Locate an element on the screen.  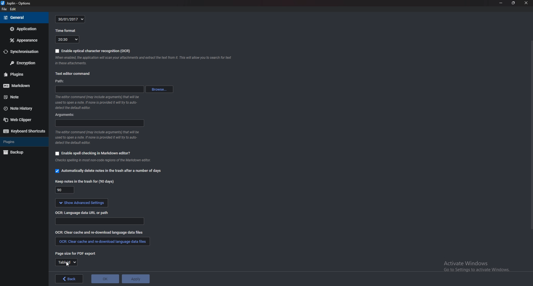
General is located at coordinates (23, 18).